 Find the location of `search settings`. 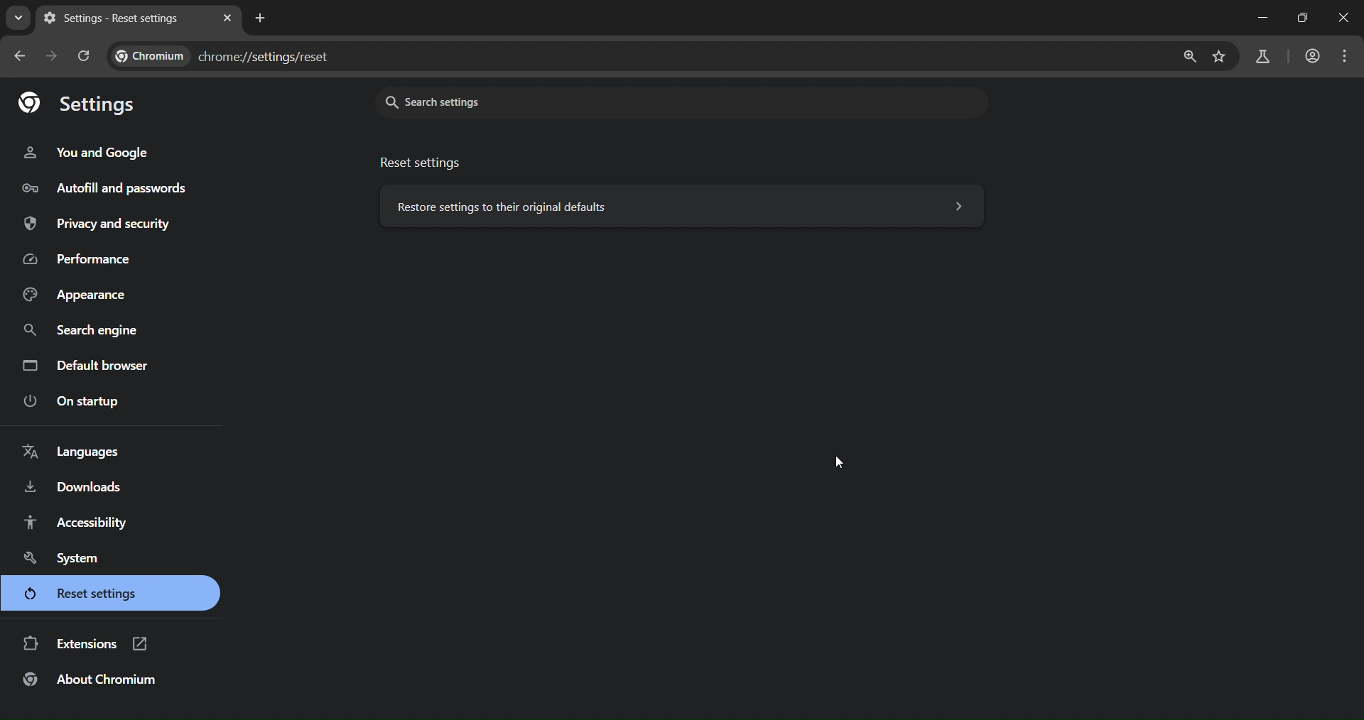

search settings is located at coordinates (566, 98).